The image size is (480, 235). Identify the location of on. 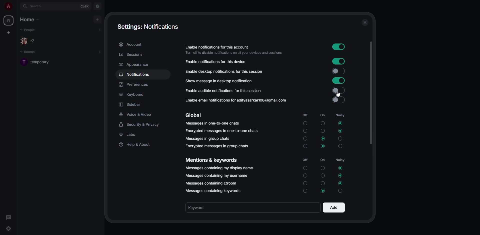
(323, 123).